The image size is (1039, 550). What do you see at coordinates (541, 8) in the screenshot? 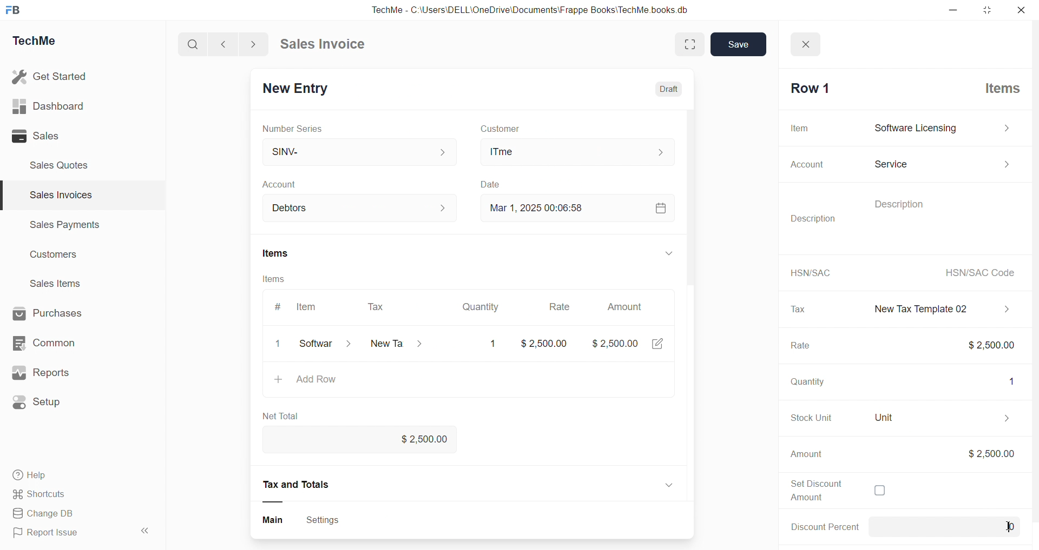
I see `TechMe - C-\Users\DELL\OneDrive\Documents\Frappe Books'TechMe books db` at bounding box center [541, 8].